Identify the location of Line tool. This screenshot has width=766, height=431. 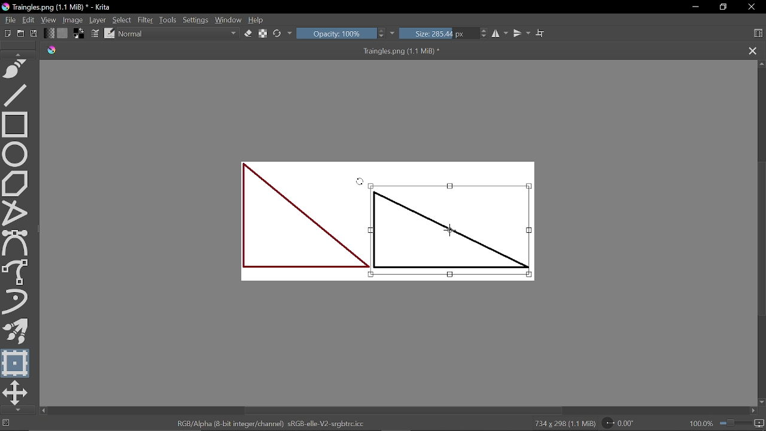
(18, 95).